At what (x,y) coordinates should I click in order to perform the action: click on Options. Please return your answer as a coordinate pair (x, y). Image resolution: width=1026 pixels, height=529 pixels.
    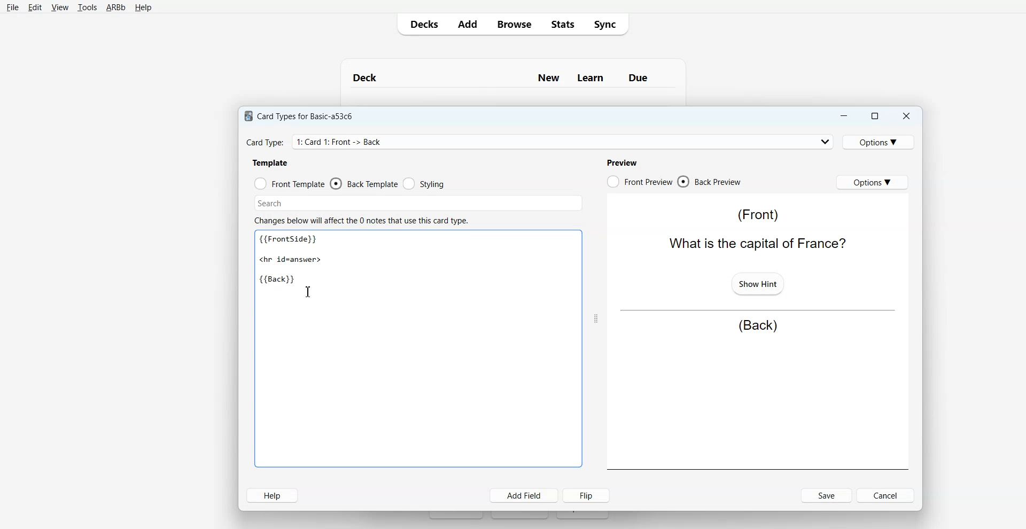
    Looking at the image, I should click on (872, 182).